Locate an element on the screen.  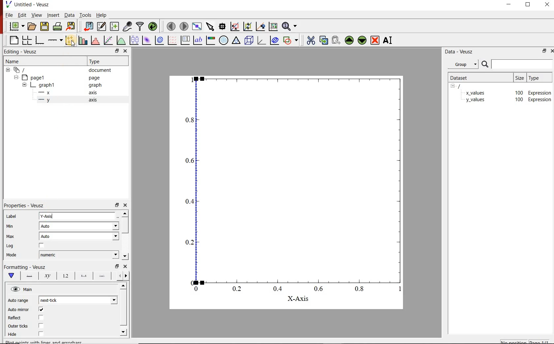
plot vector field is located at coordinates (172, 40).